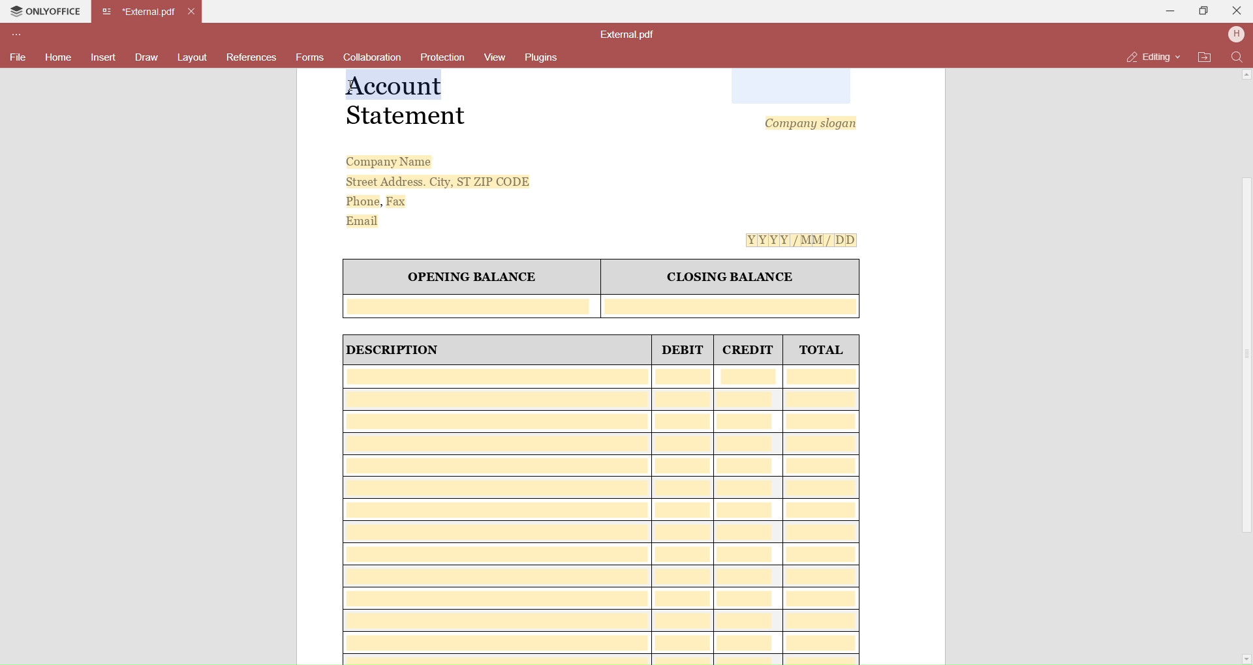 The height and width of the screenshot is (665, 1253). I want to click on [Y[Y[Y[Y[/MM/ DD], so click(804, 241).